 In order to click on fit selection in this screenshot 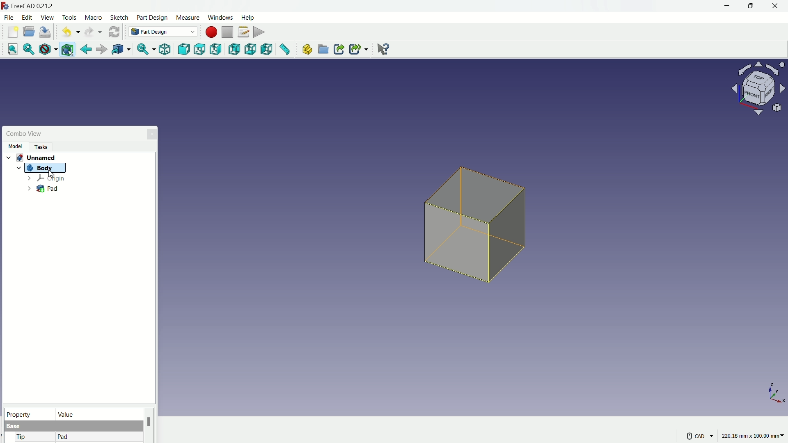, I will do `click(27, 50)`.